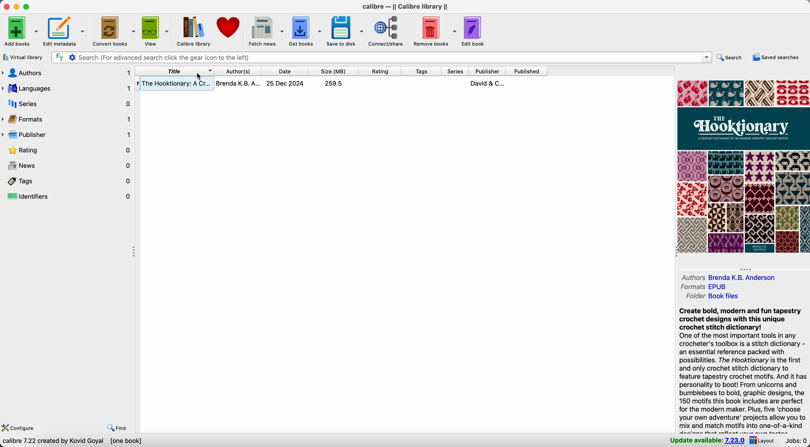 The image size is (810, 447). I want to click on author(s), so click(237, 70).